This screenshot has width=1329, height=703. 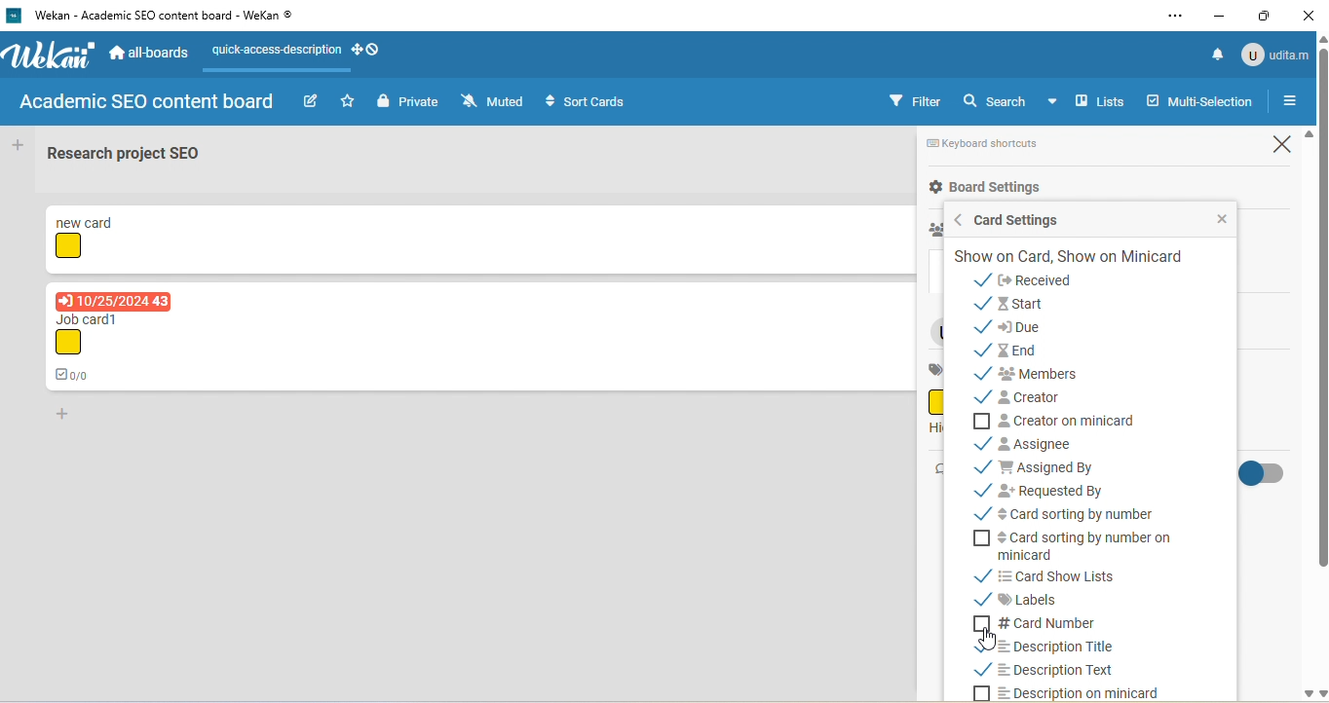 I want to click on line appeared, so click(x=285, y=71).